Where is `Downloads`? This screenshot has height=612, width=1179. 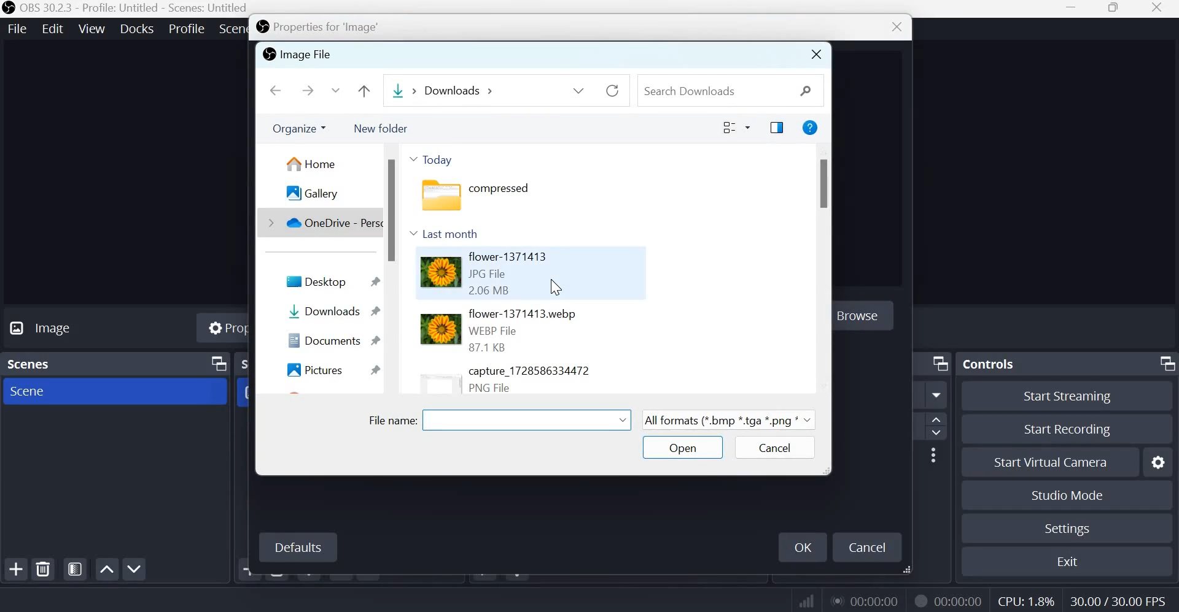
Downloads is located at coordinates (461, 91).